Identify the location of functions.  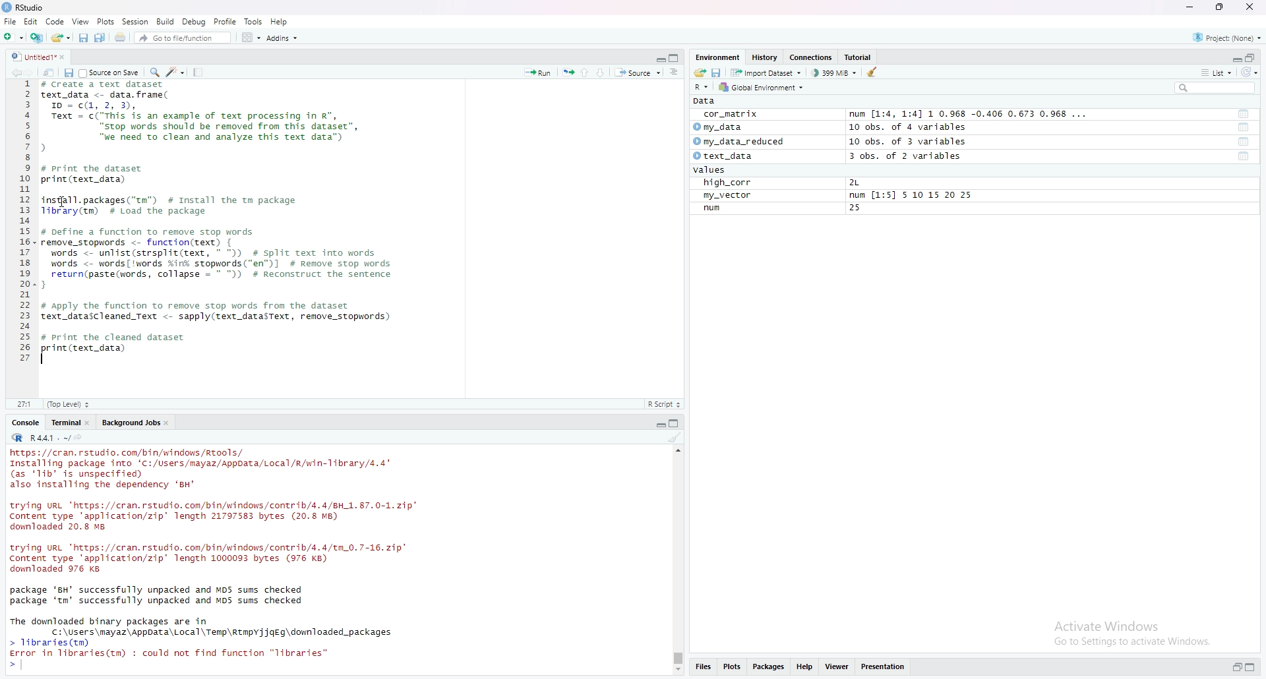
(1244, 157).